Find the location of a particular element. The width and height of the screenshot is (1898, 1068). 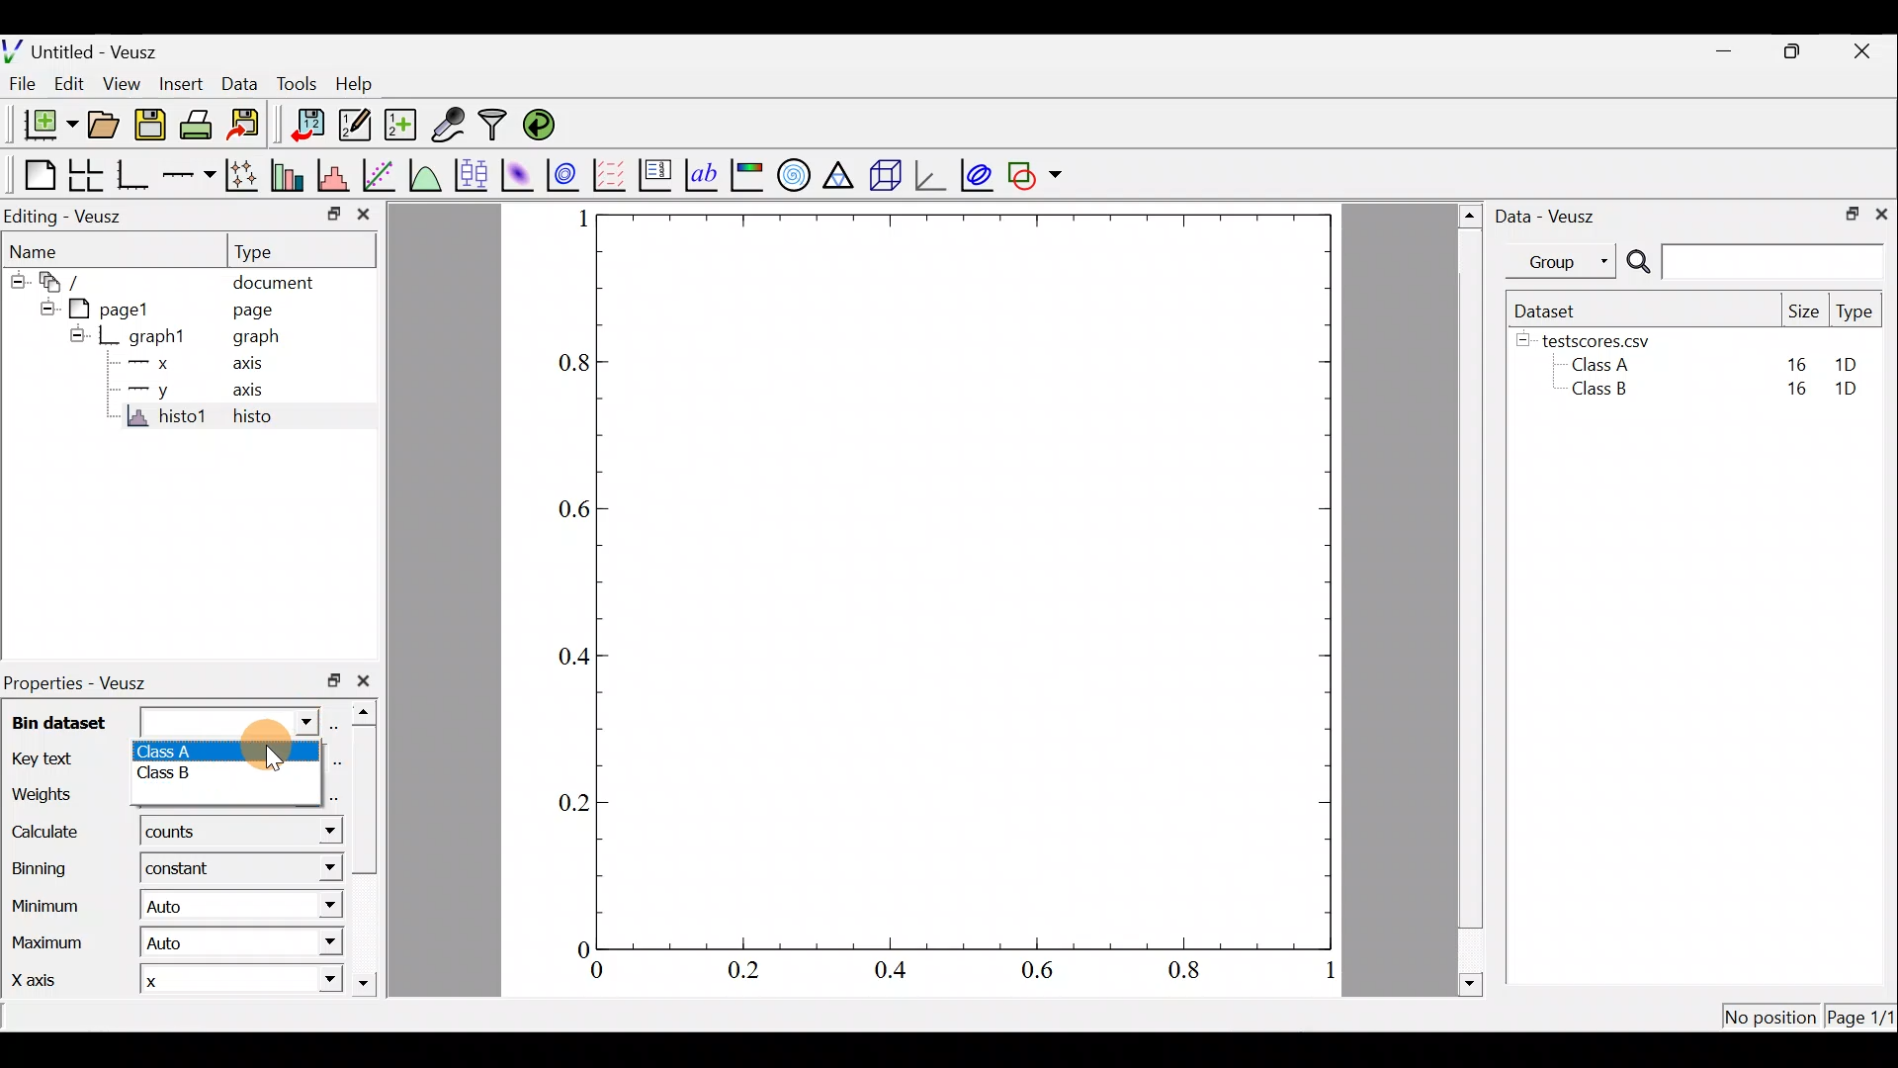

testscores.csv is located at coordinates (1607, 340).